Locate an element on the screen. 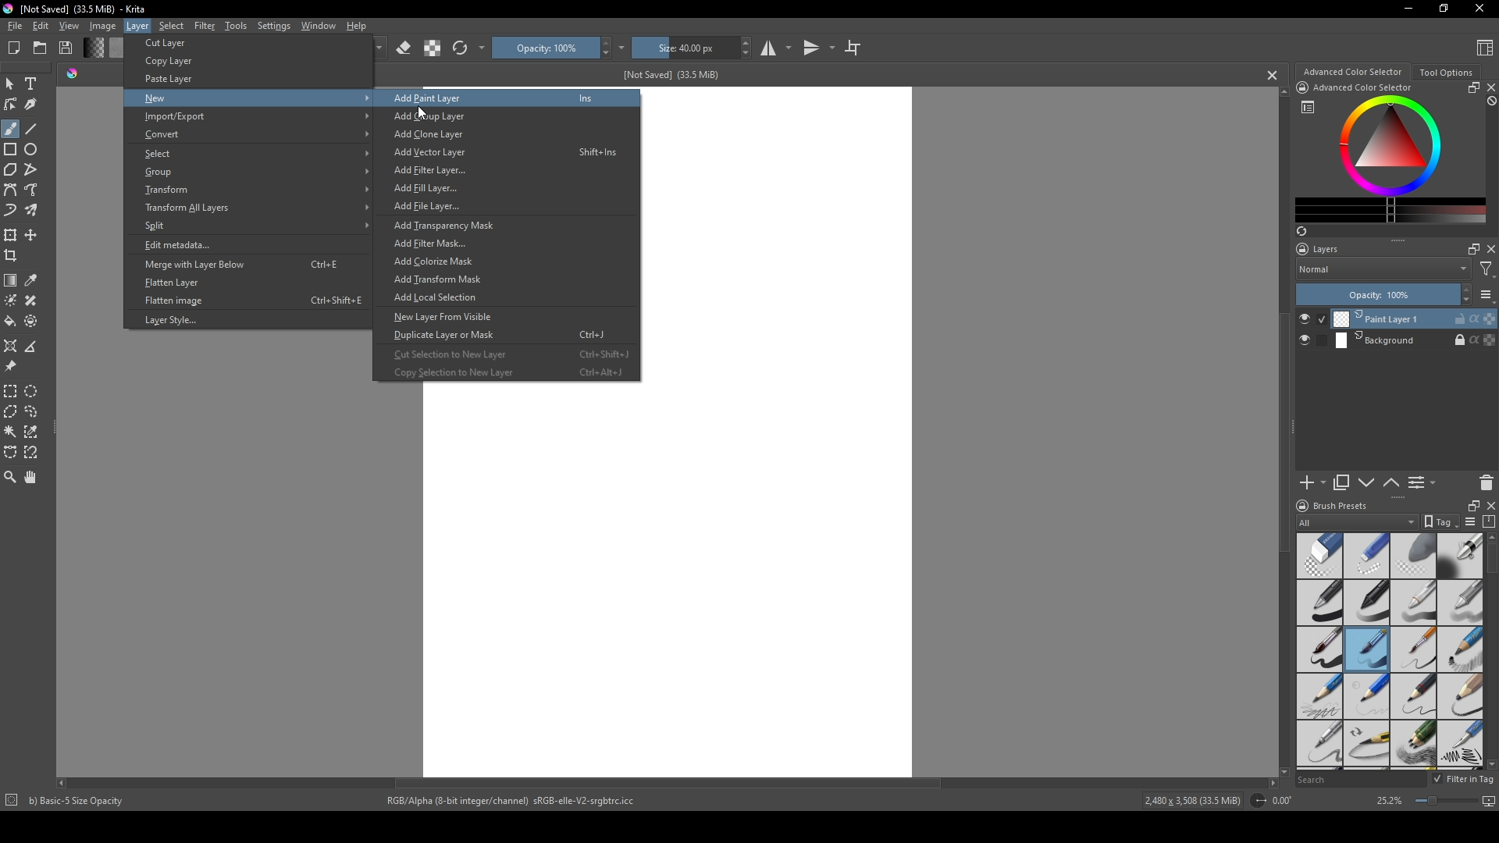 Image resolution: width=1499 pixels, height=843 pixels. crop is located at coordinates (14, 255).